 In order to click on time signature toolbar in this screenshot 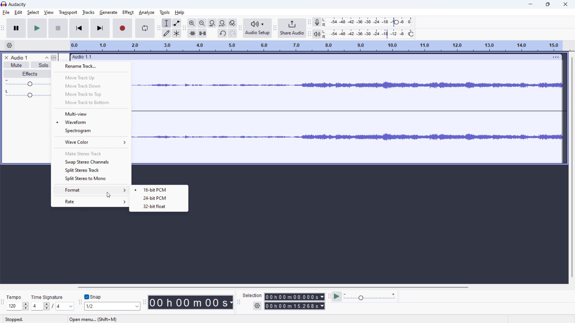, I will do `click(2, 303)`.